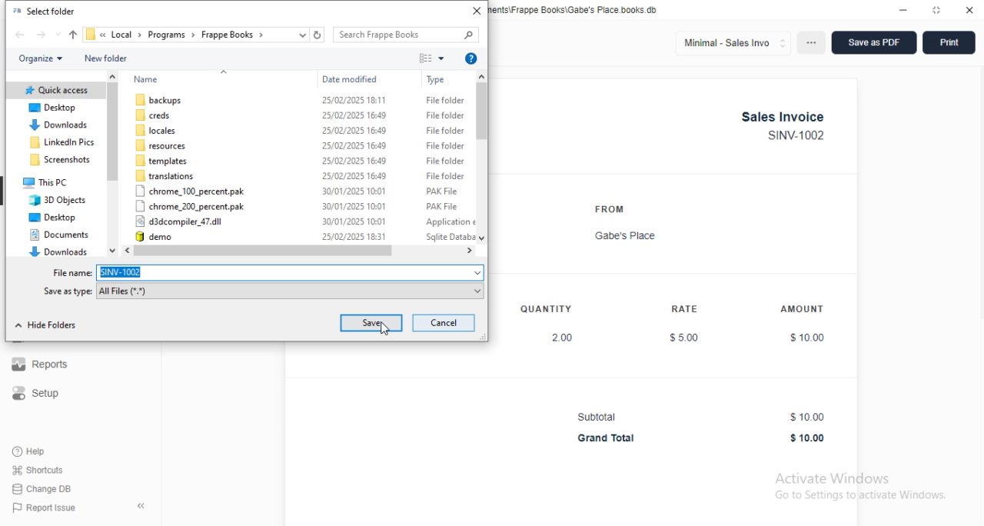  I want to click on setup, so click(36, 393).